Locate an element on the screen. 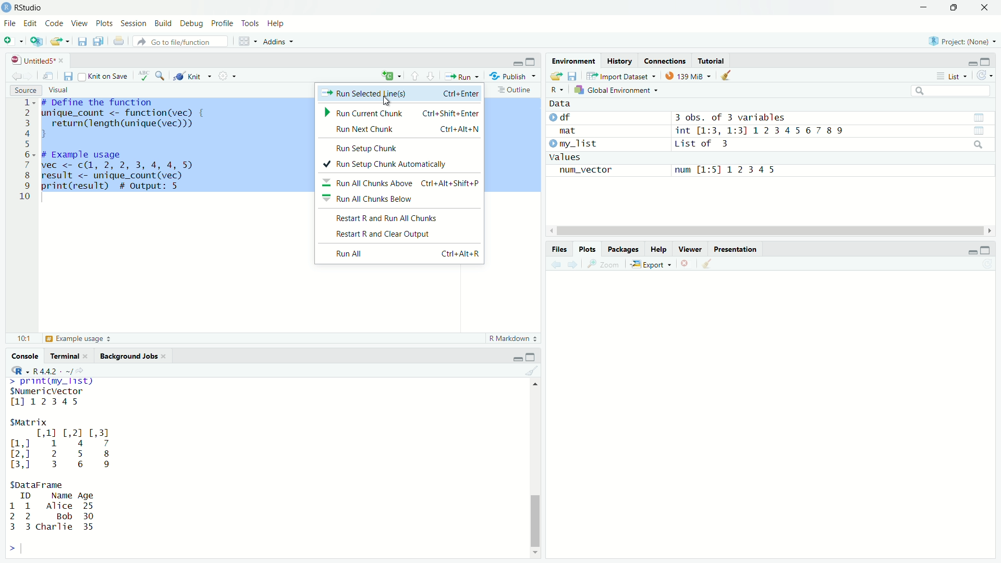 The width and height of the screenshot is (1001, 563). Help is located at coordinates (658, 249).